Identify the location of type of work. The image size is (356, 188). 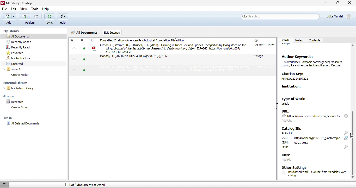
(296, 101).